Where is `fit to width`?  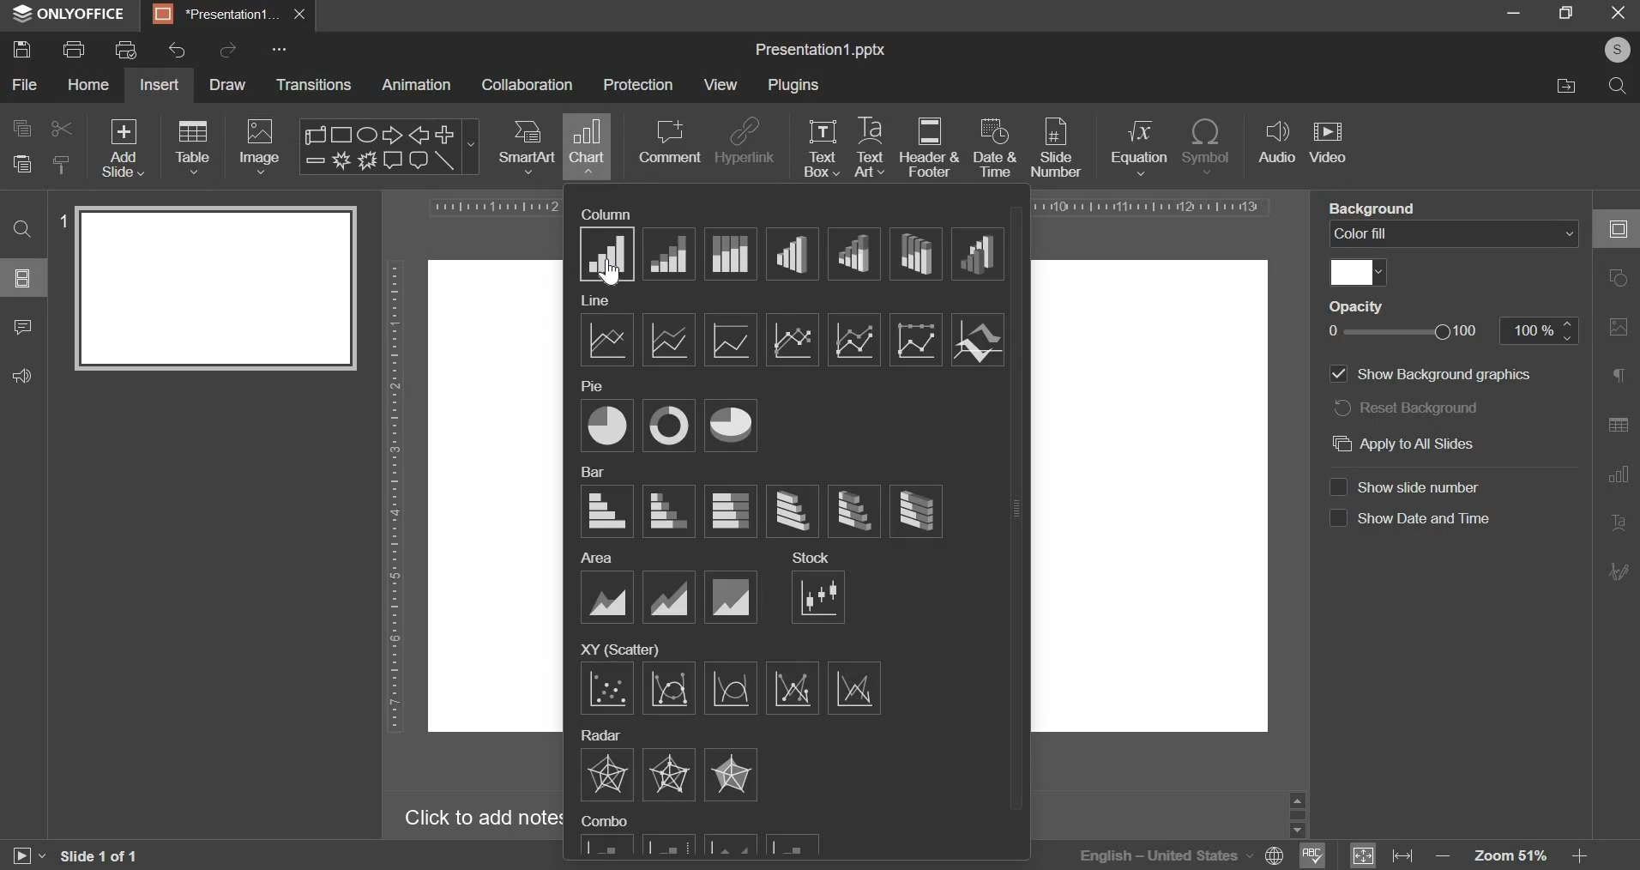
fit to width is located at coordinates (1402, 855).